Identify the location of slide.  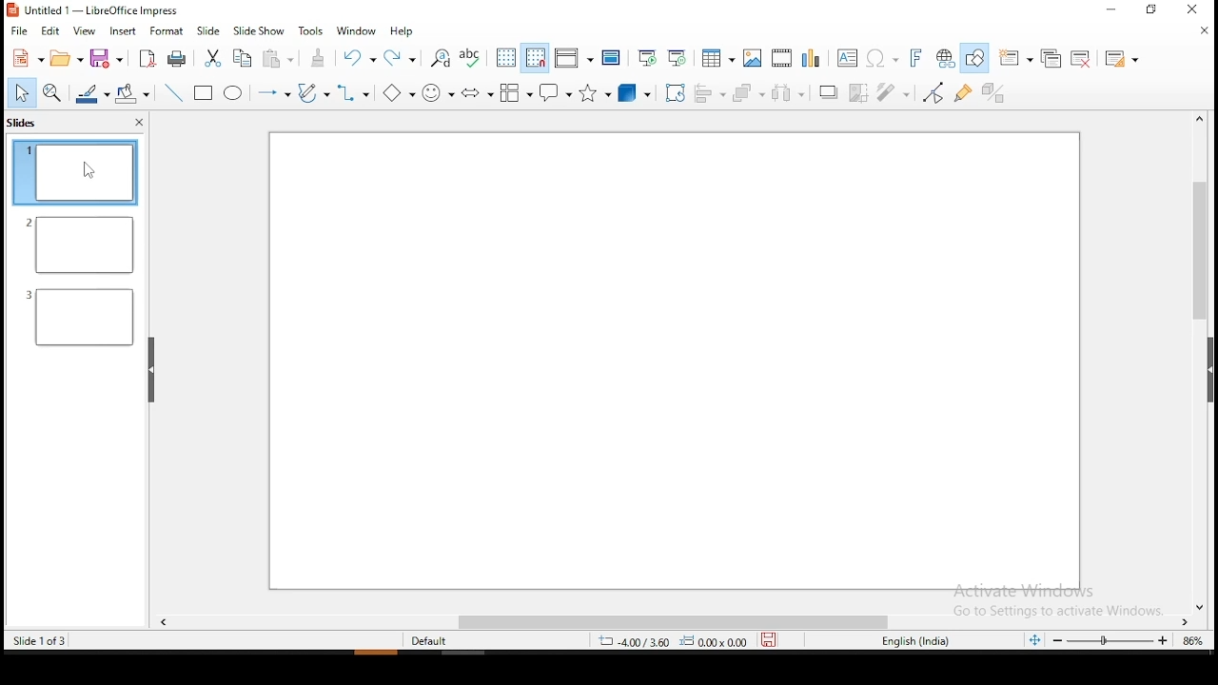
(674, 360).